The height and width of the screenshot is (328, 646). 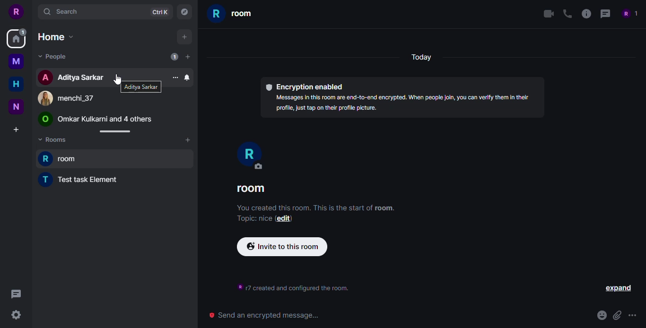 I want to click on home, so click(x=56, y=37).